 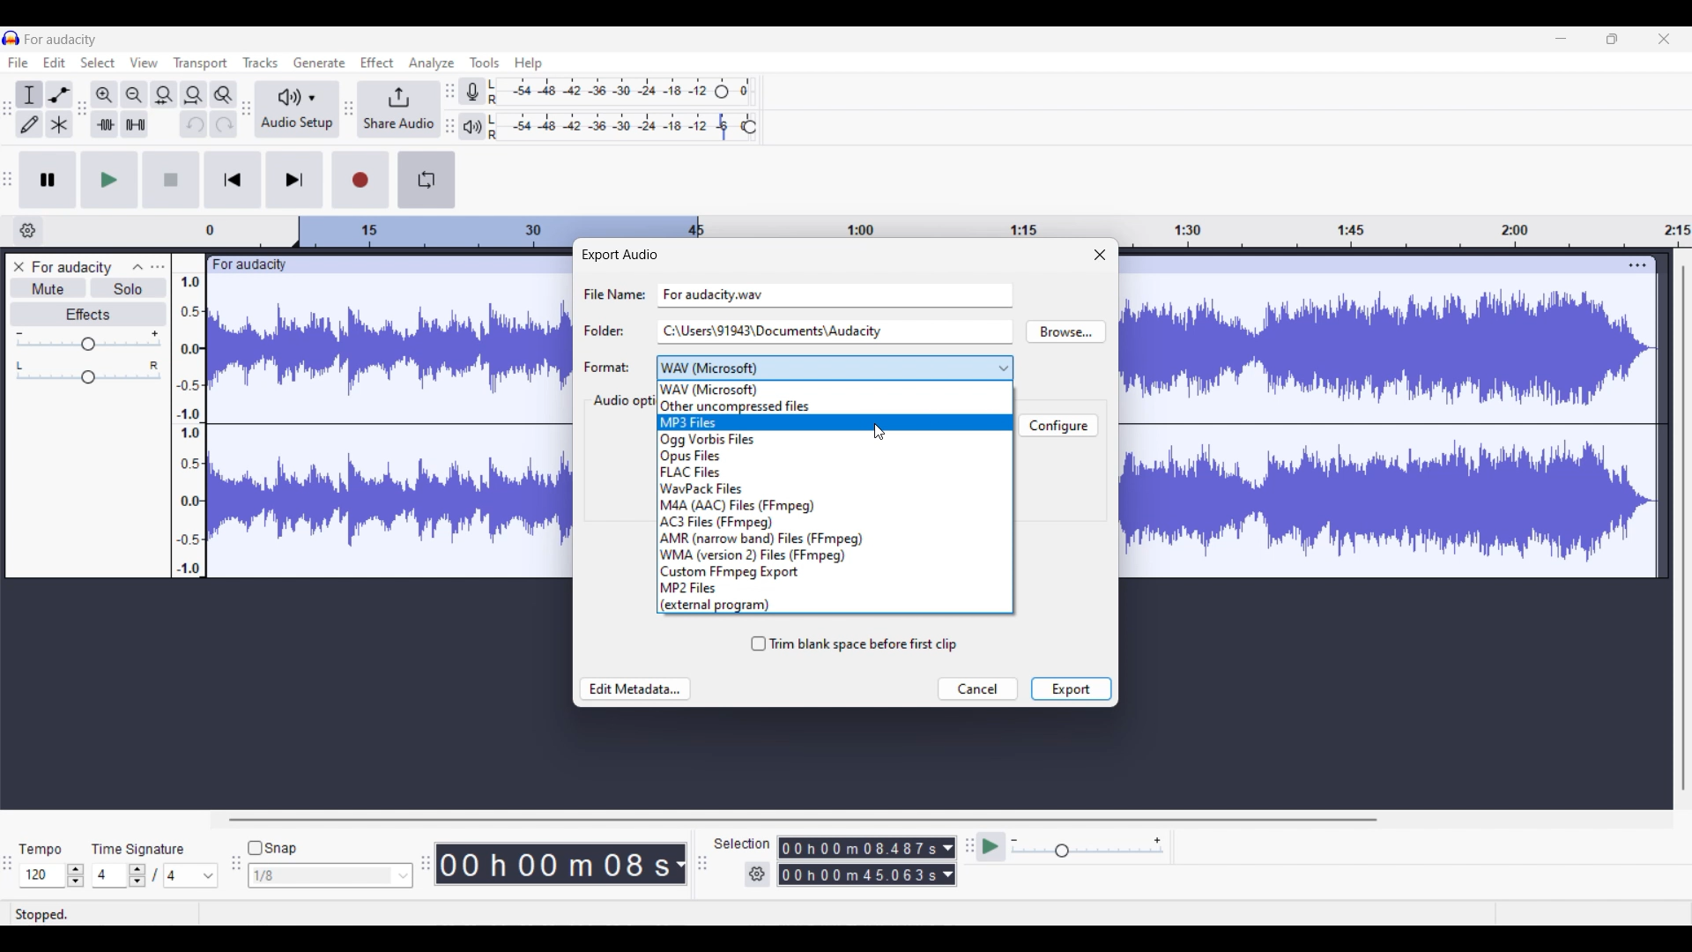 I want to click on Playback level, so click(x=612, y=127).